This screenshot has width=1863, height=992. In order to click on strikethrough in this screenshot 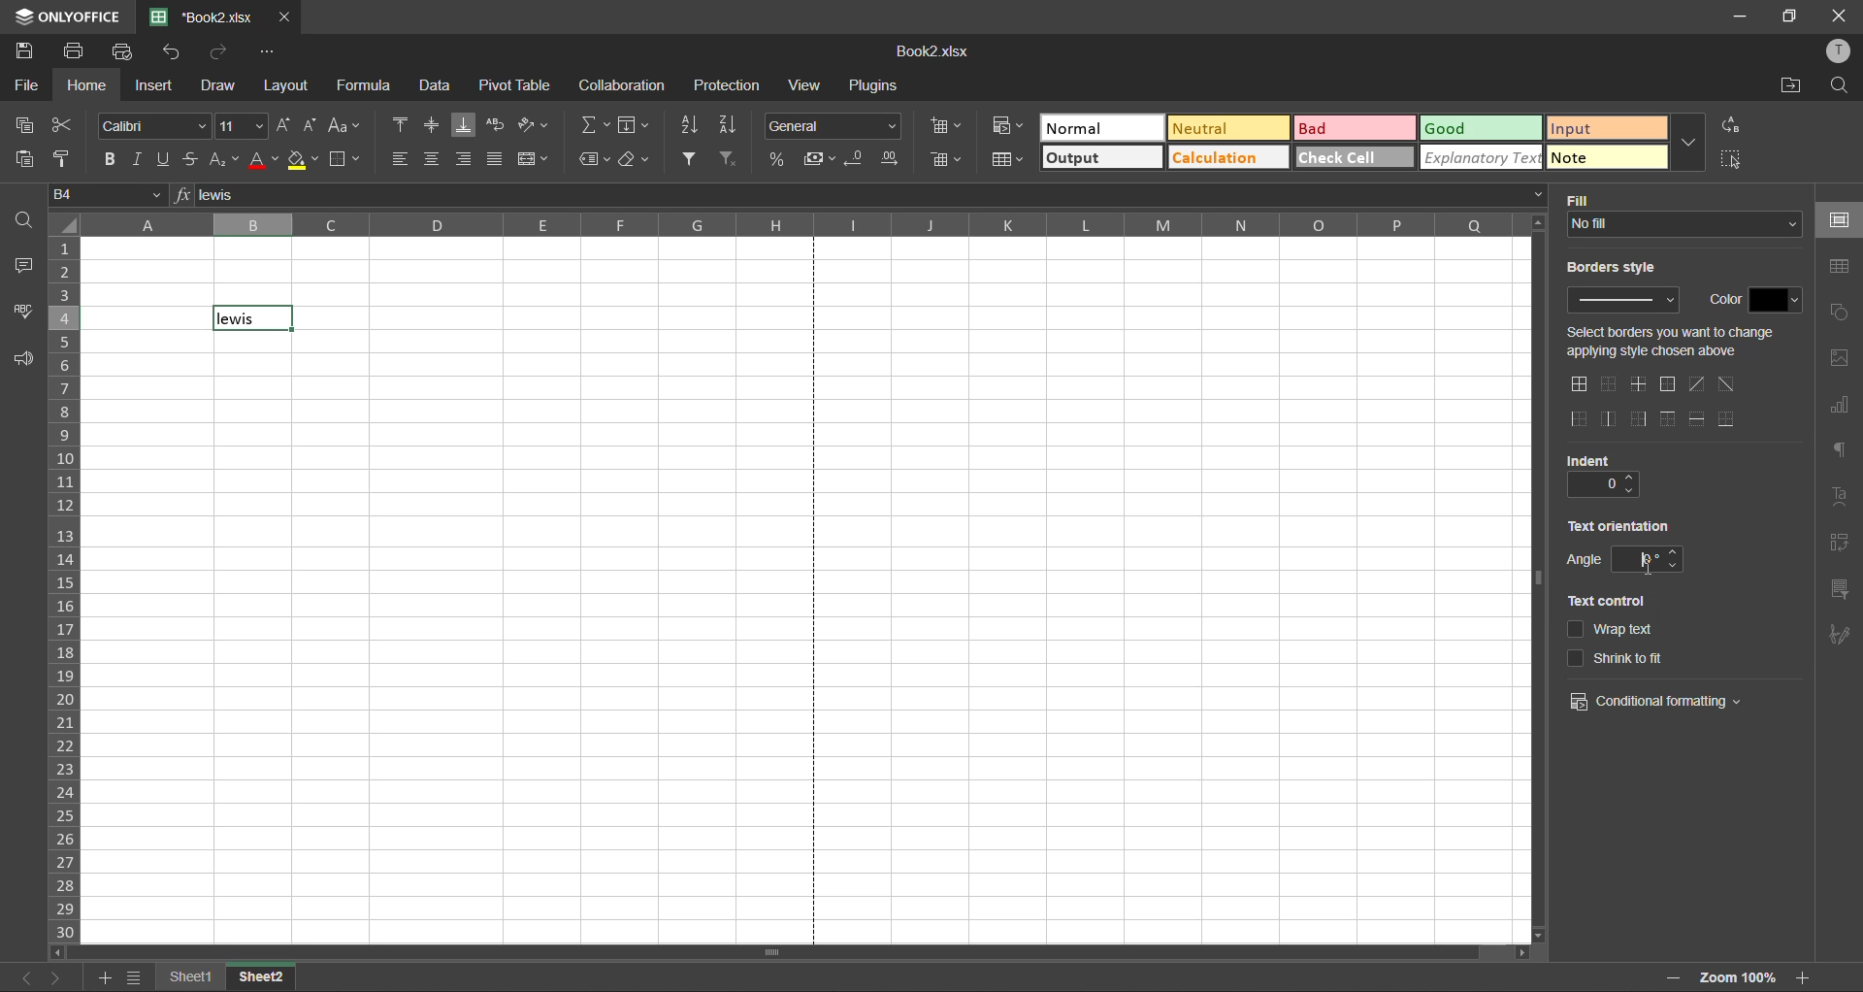, I will do `click(190, 159)`.